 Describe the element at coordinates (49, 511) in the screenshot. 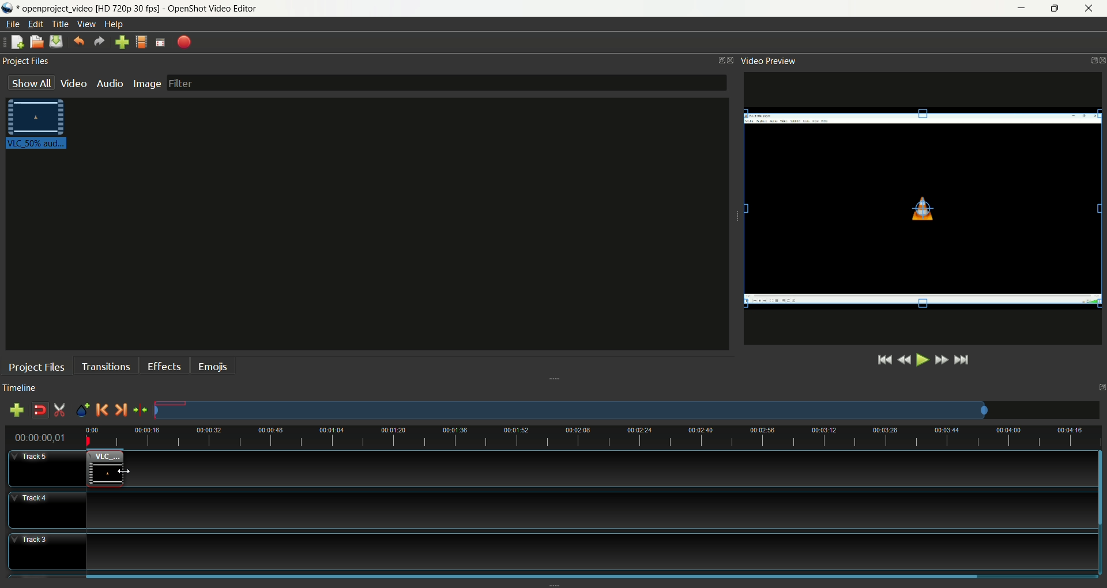

I see `track4` at that location.